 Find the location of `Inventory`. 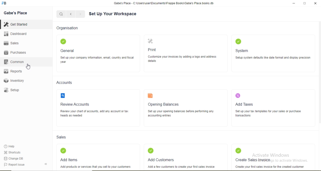

Inventory is located at coordinates (14, 80).